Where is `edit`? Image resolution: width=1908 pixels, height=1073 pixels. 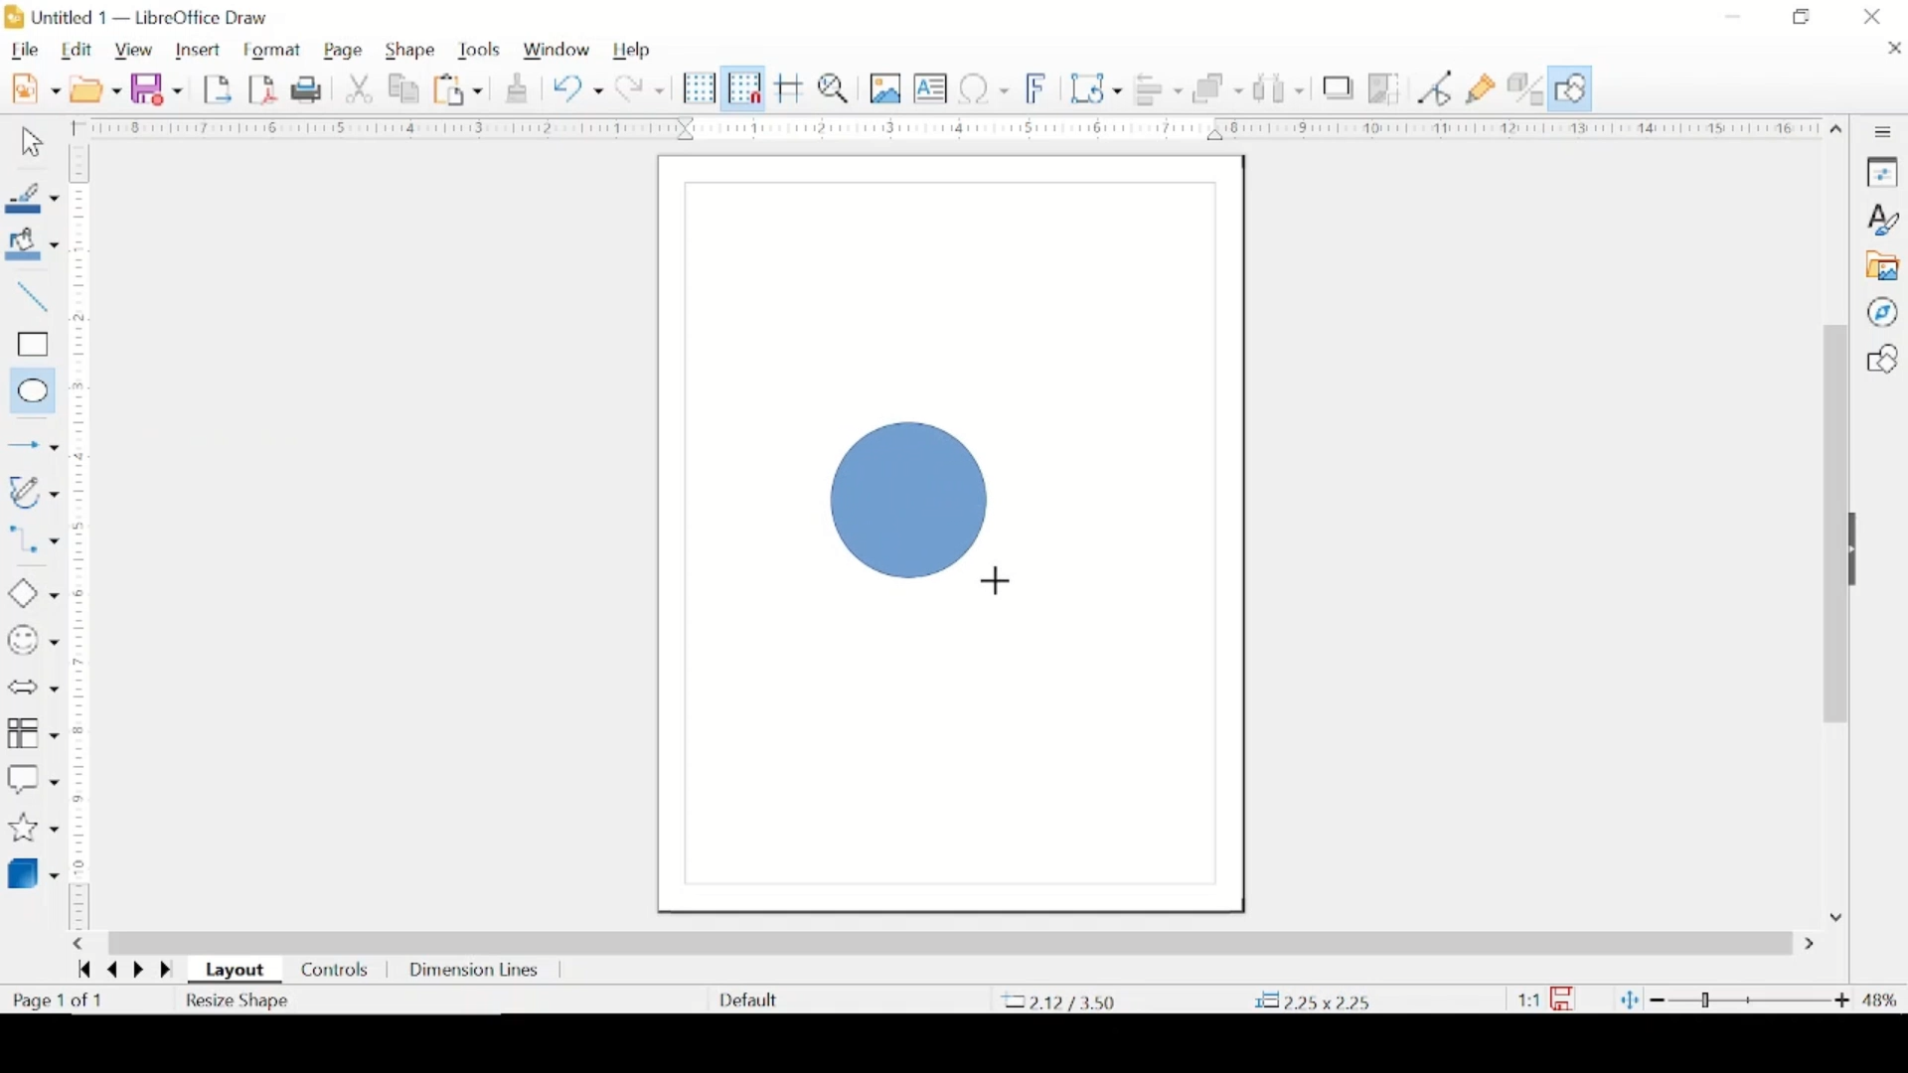 edit is located at coordinates (79, 50).